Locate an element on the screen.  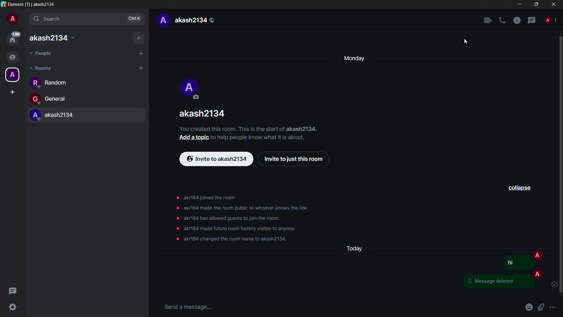
profile icon is located at coordinates (537, 255).